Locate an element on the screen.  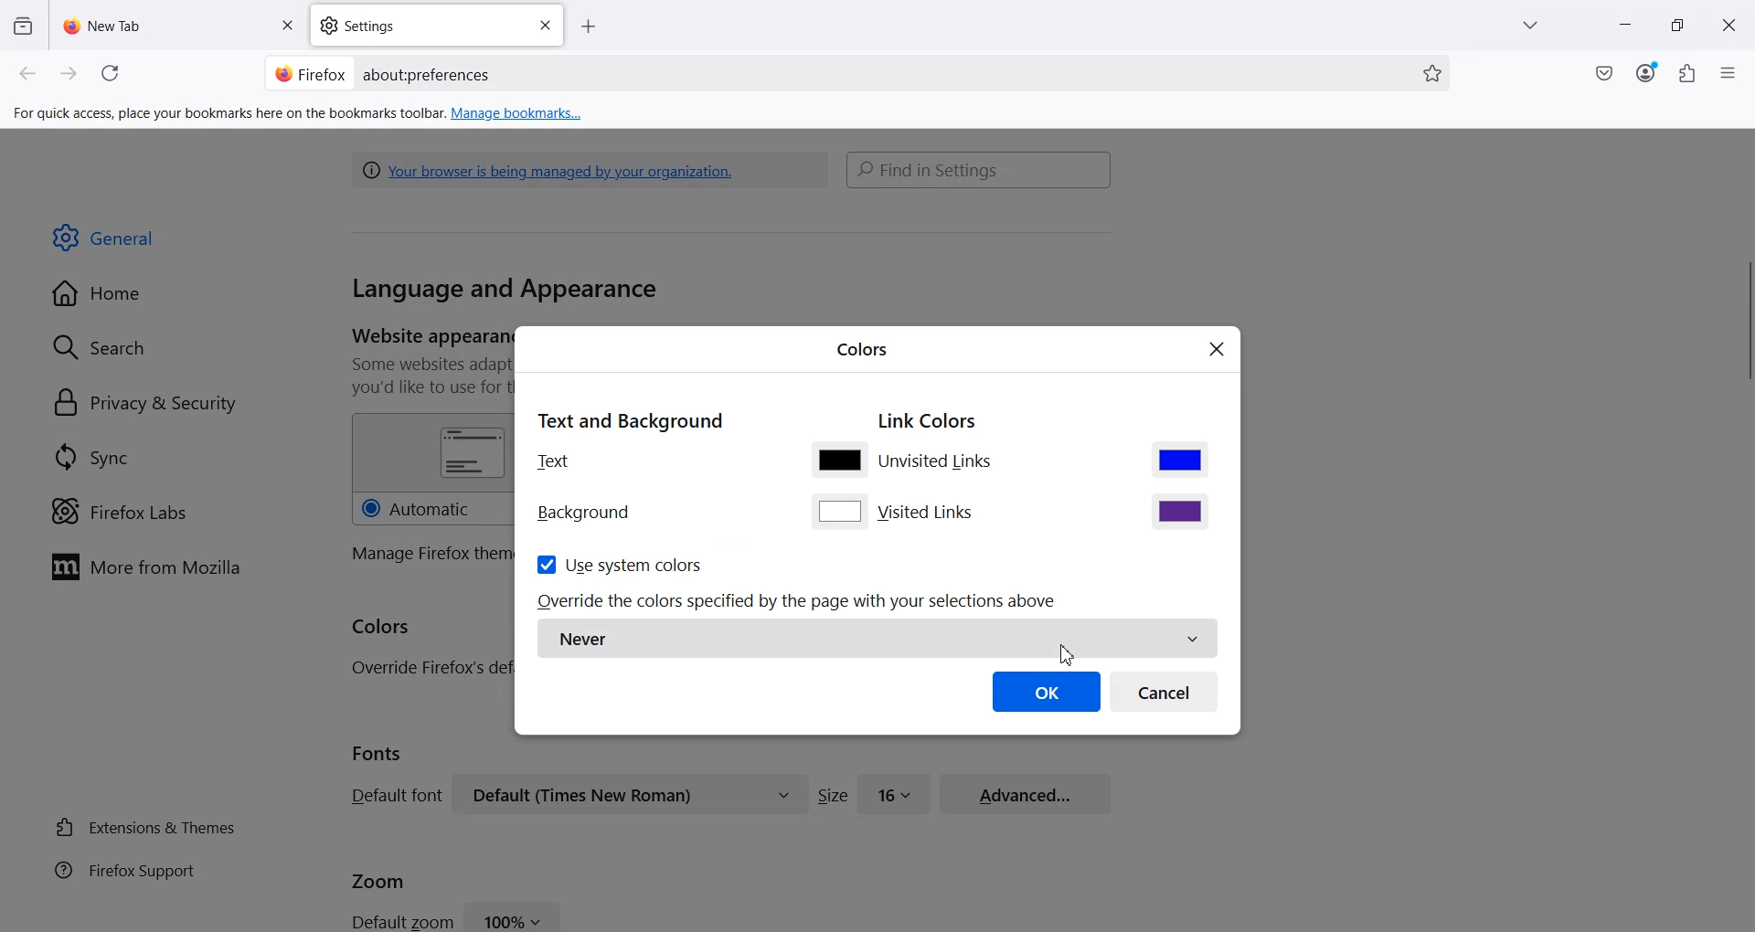
Background is located at coordinates (584, 514).